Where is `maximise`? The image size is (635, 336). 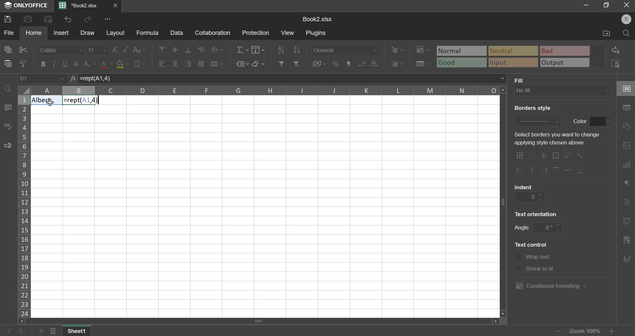
maximise is located at coordinates (606, 5).